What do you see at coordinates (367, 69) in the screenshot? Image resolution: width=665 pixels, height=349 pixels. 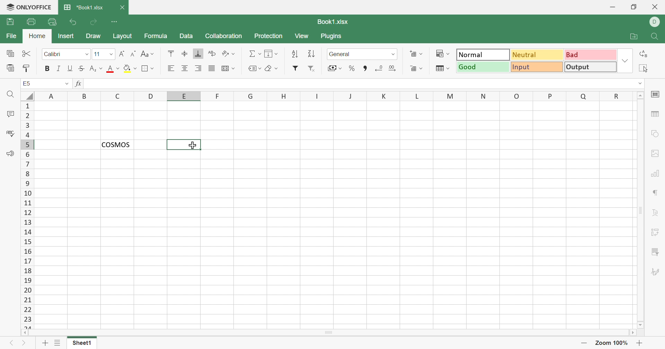 I see `Comma style` at bounding box center [367, 69].